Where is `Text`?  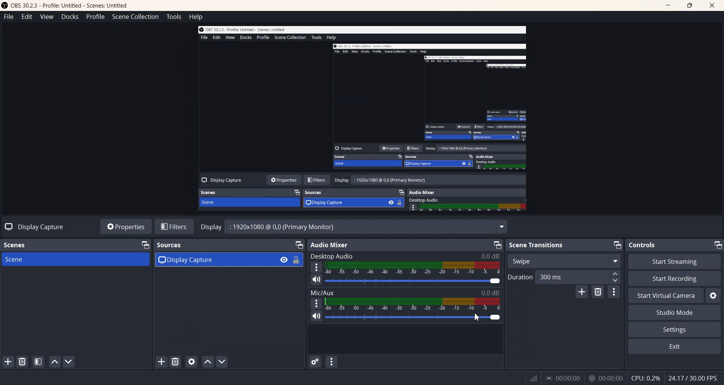
Text is located at coordinates (367, 228).